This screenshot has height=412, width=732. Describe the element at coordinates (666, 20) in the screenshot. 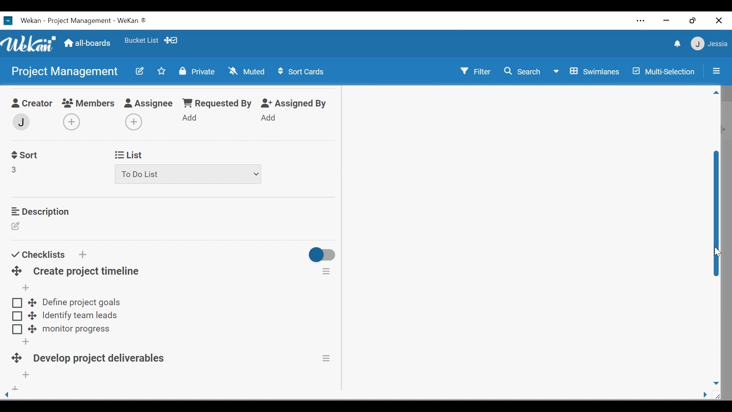

I see `minimize` at that location.